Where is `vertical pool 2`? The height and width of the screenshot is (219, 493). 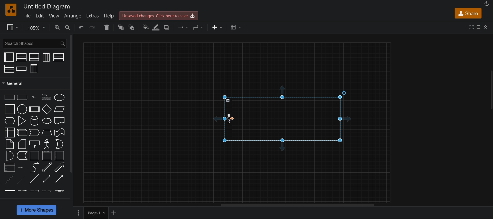 vertical pool 2 is located at coordinates (21, 57).